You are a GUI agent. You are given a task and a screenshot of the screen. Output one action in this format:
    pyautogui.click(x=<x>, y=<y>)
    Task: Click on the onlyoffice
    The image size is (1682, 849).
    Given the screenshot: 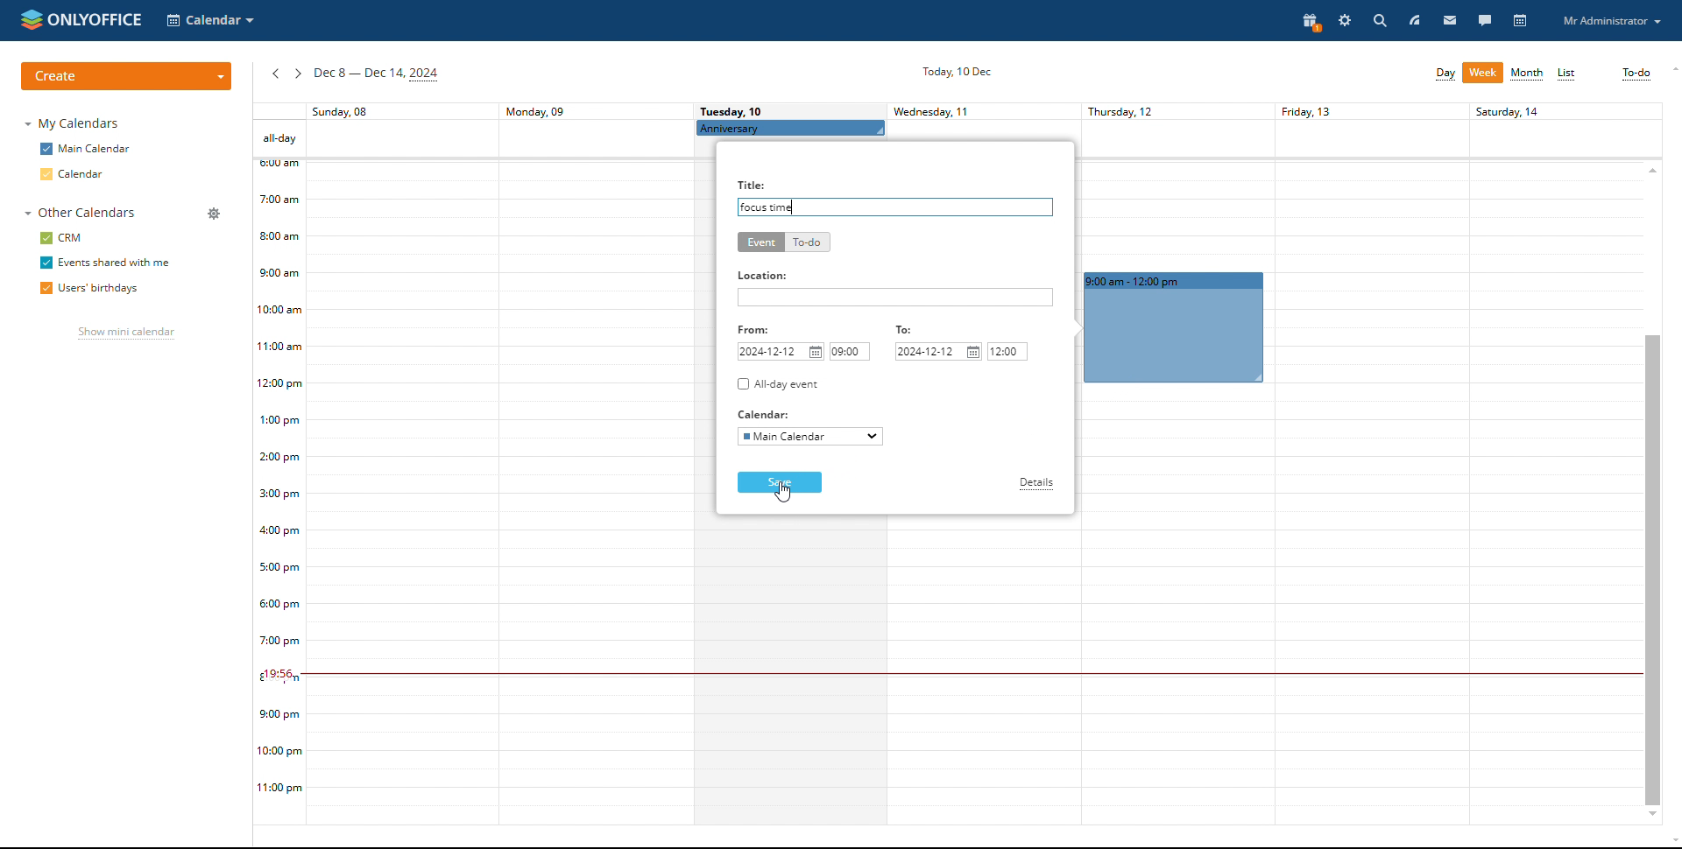 What is the action you would take?
    pyautogui.click(x=94, y=20)
    